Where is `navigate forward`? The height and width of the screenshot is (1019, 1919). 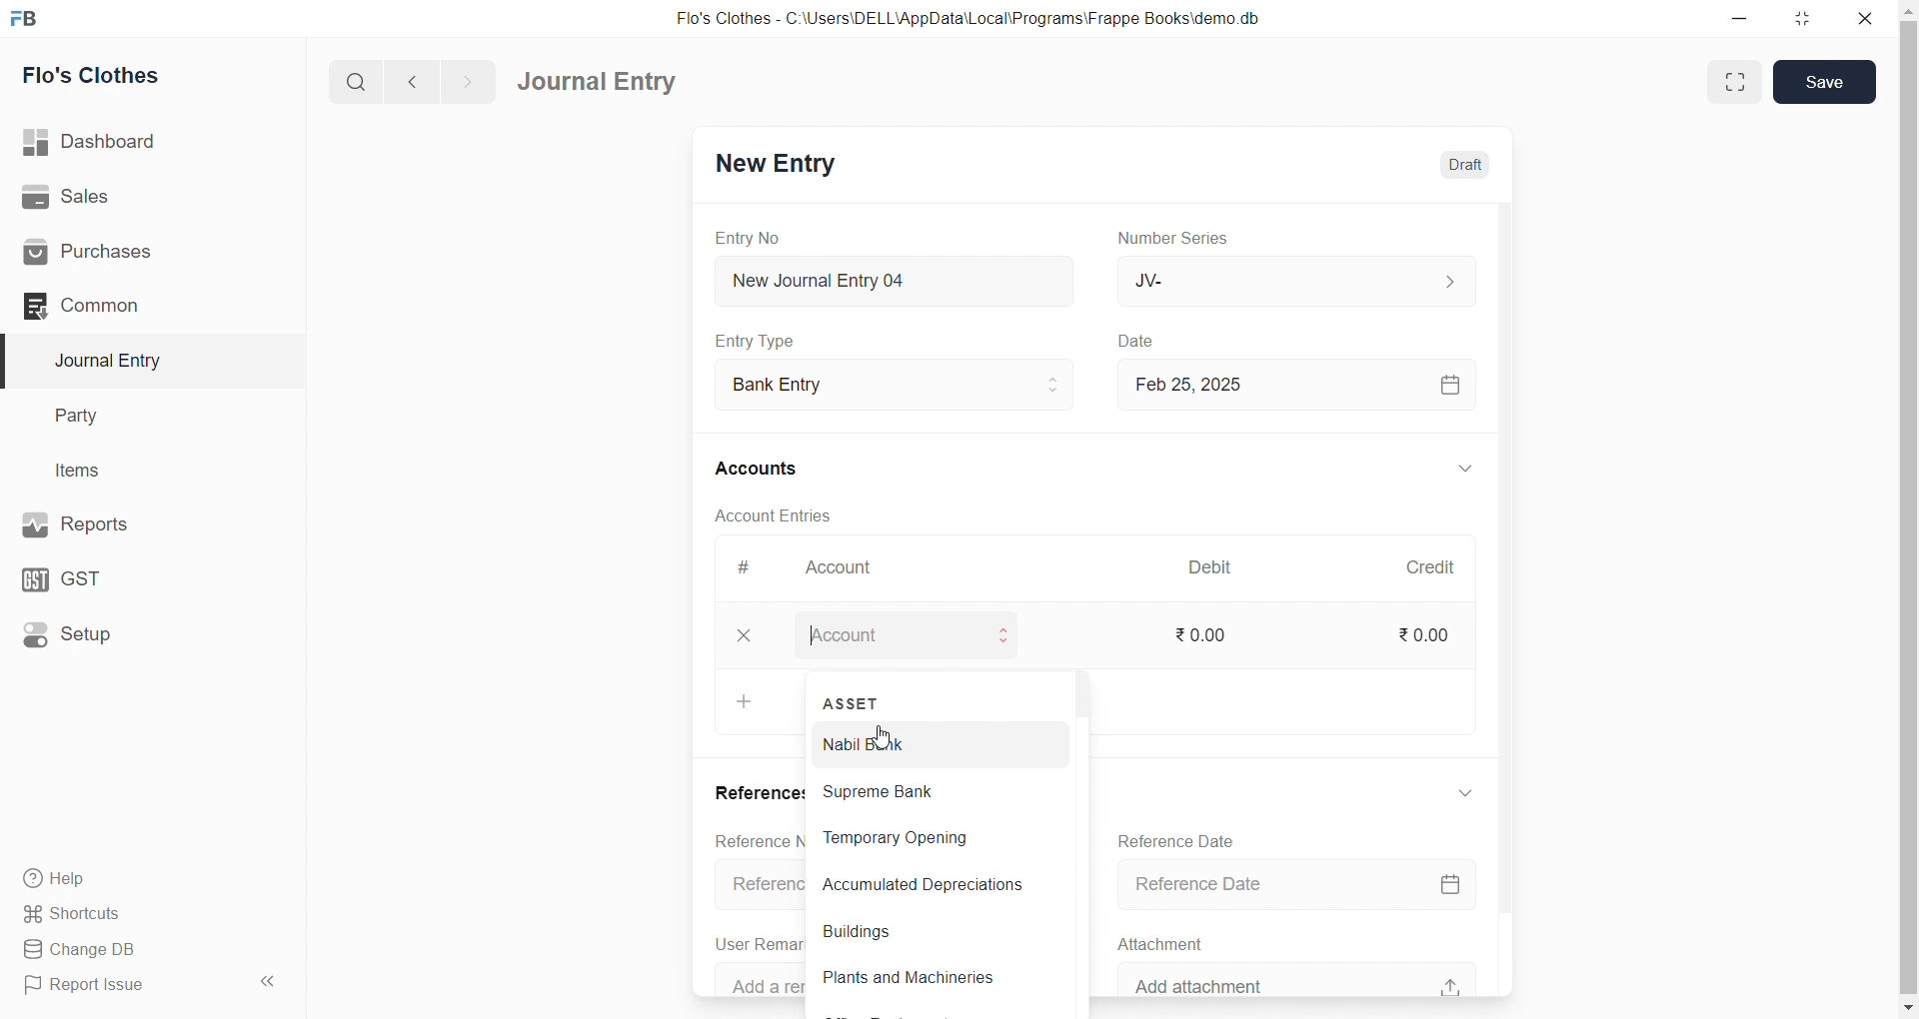 navigate forward is located at coordinates (467, 80).